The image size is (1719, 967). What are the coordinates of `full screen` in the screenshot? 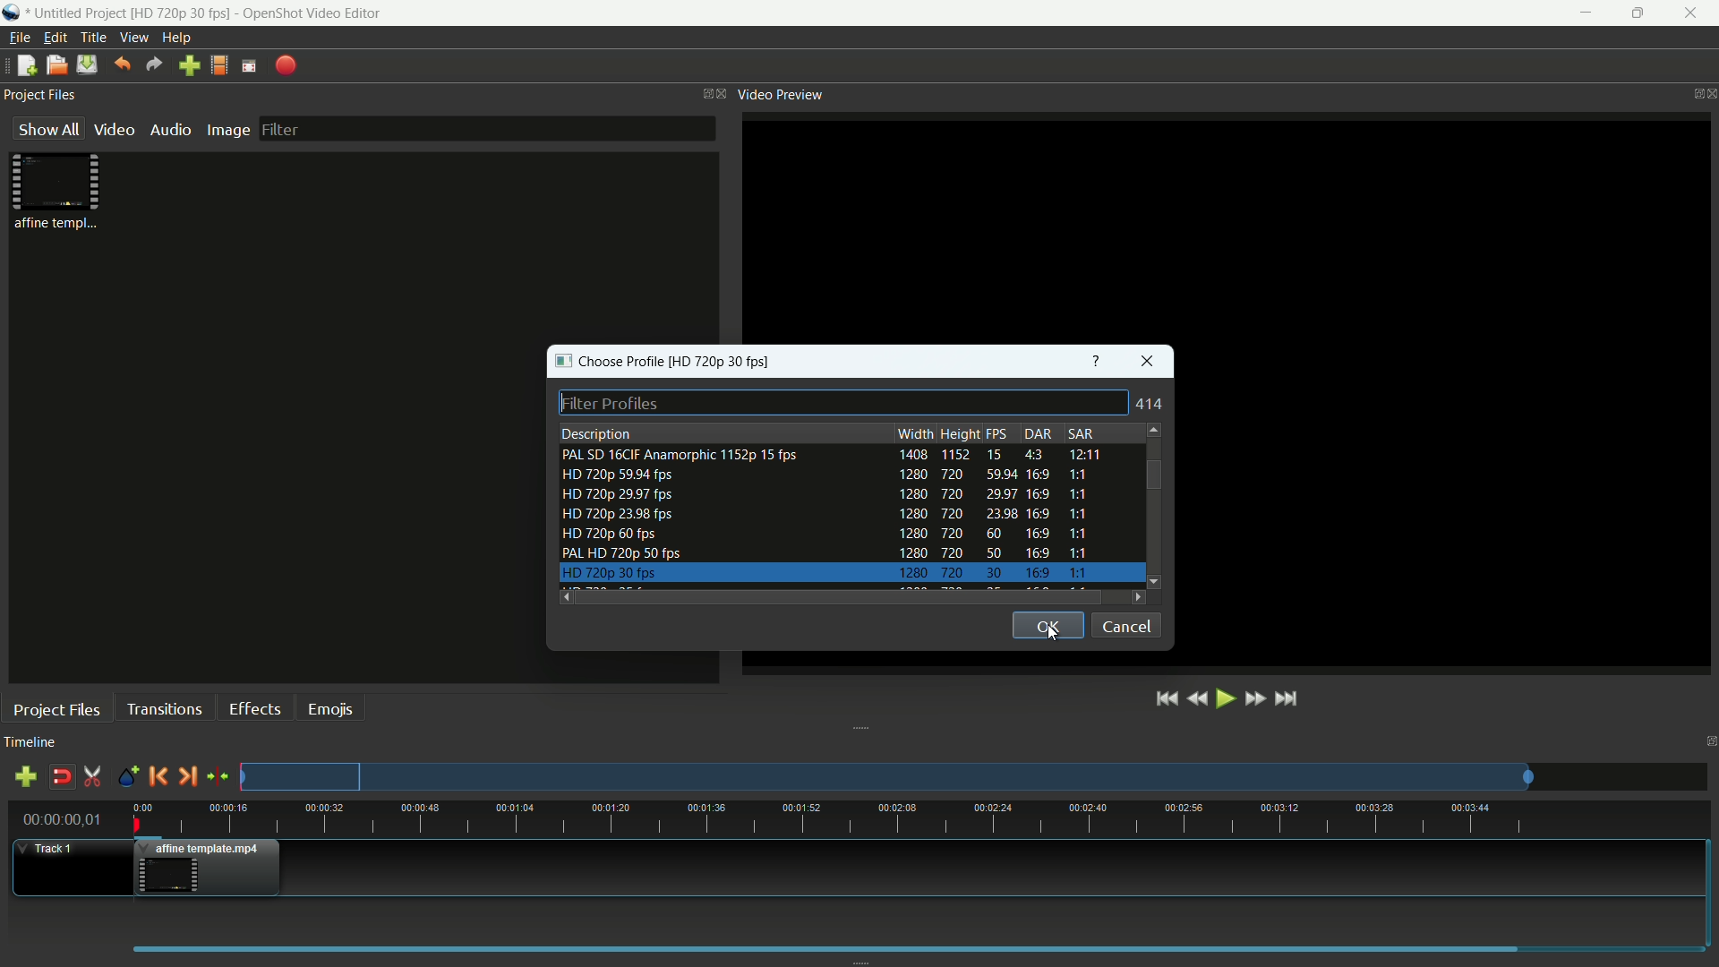 It's located at (251, 67).